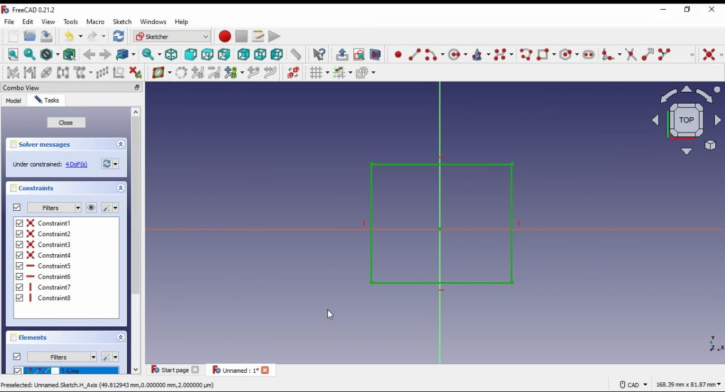  Describe the element at coordinates (375, 54) in the screenshot. I see `view selection` at that location.